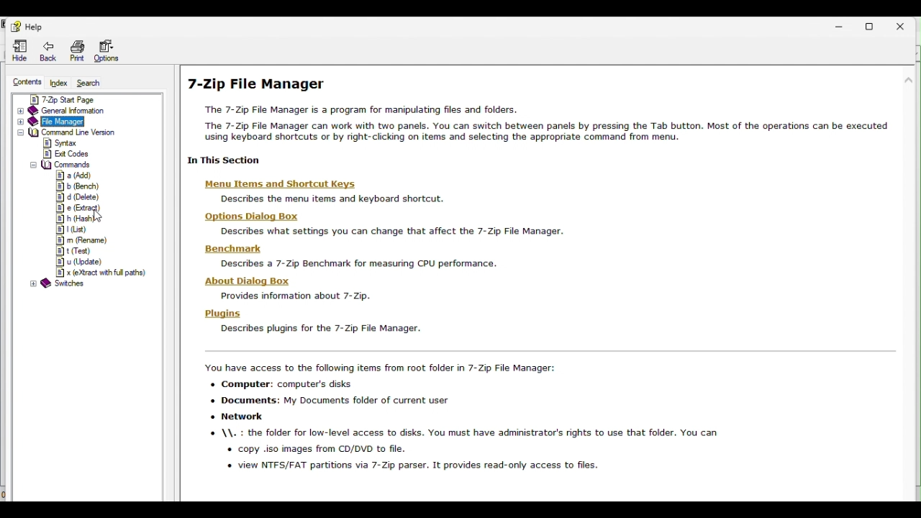  What do you see at coordinates (496, 422) in the screenshot?
I see `7 zip file manager access items` at bounding box center [496, 422].